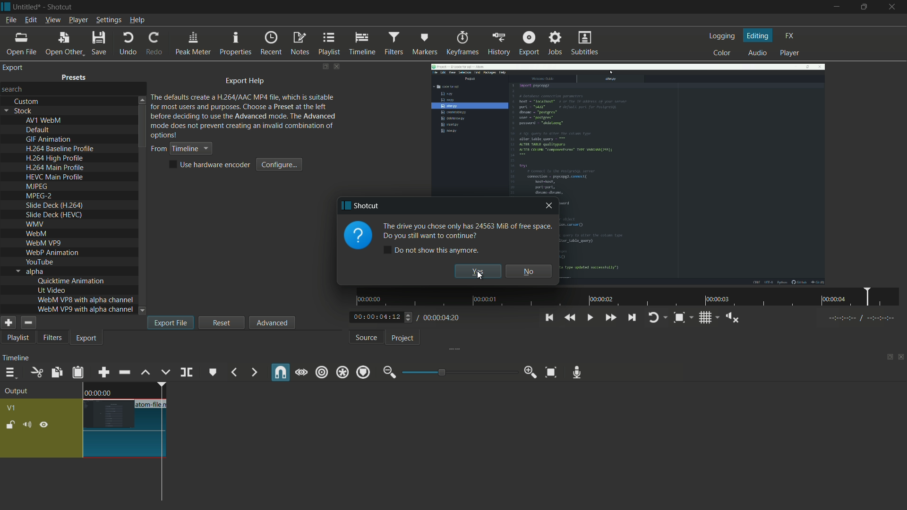 The image size is (907, 510). I want to click on stock dropdown, so click(21, 111).